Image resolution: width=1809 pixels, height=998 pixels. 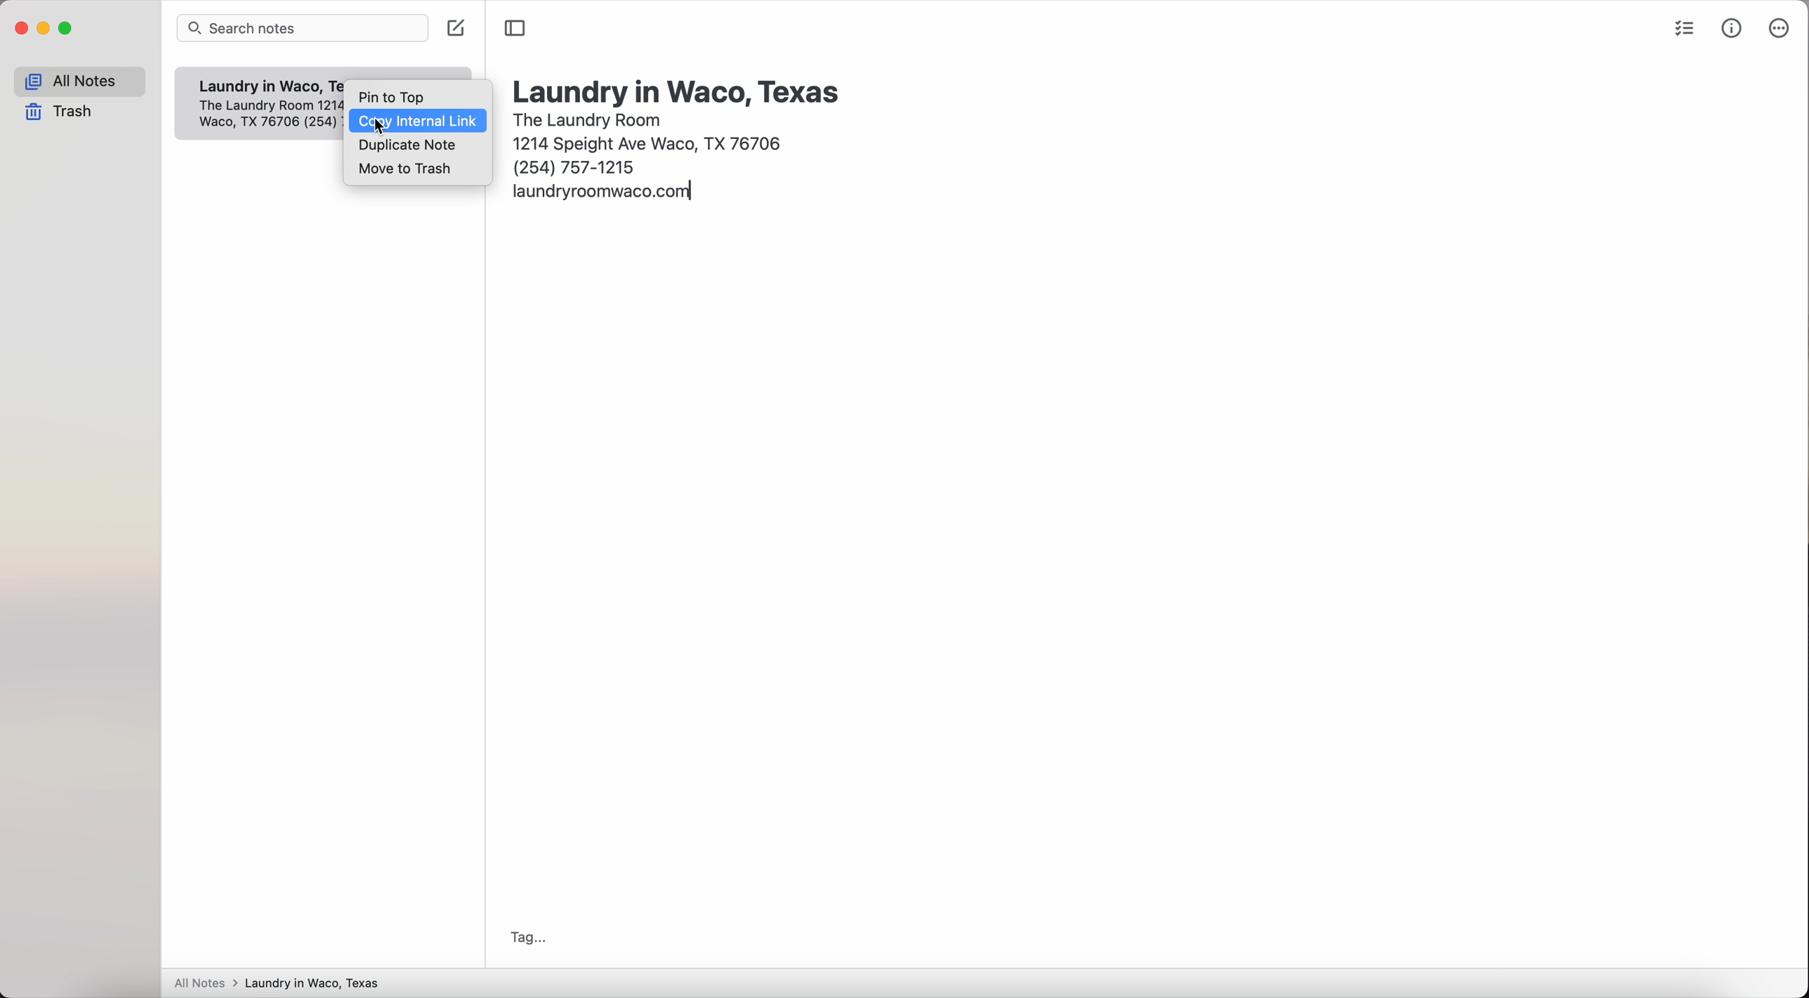 What do you see at coordinates (419, 122) in the screenshot?
I see `click on copy internal link` at bounding box center [419, 122].